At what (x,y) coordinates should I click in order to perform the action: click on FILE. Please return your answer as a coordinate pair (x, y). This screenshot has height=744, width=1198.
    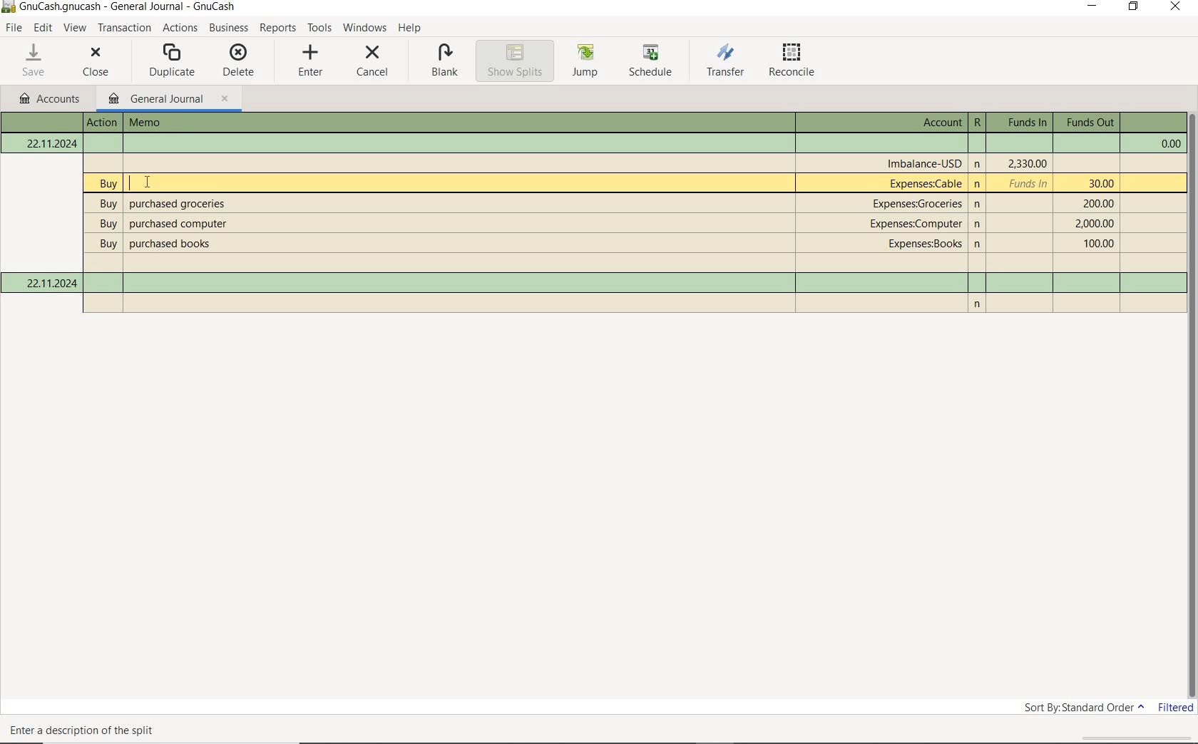
    Looking at the image, I should click on (12, 29).